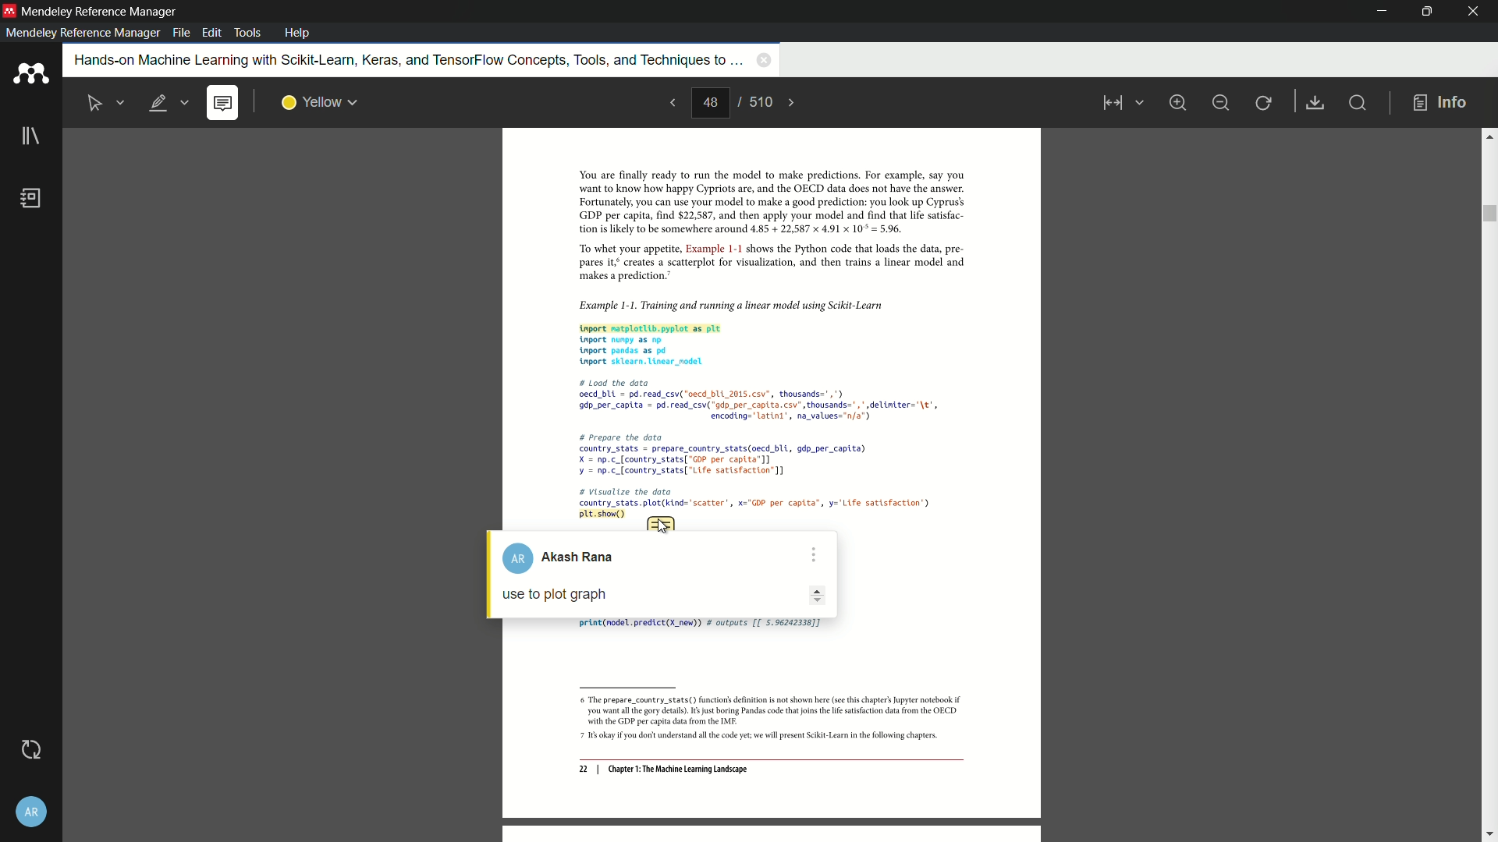 The image size is (1498, 842). I want to click on close, so click(1475, 12).